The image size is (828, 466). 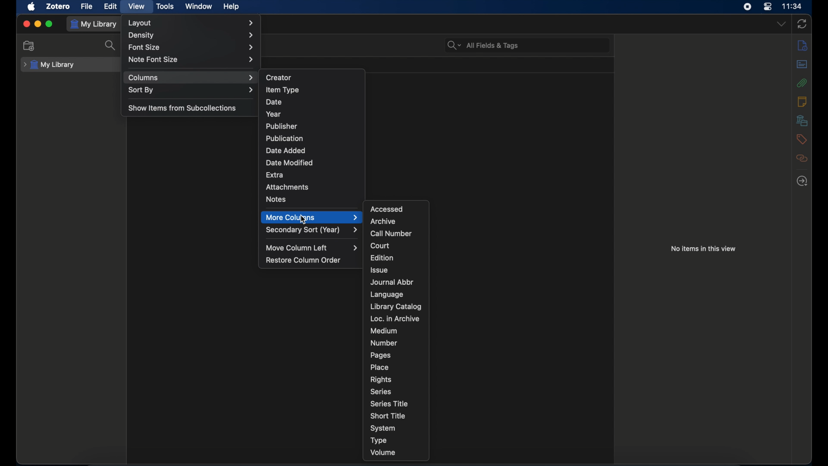 What do you see at coordinates (384, 343) in the screenshot?
I see `number` at bounding box center [384, 343].